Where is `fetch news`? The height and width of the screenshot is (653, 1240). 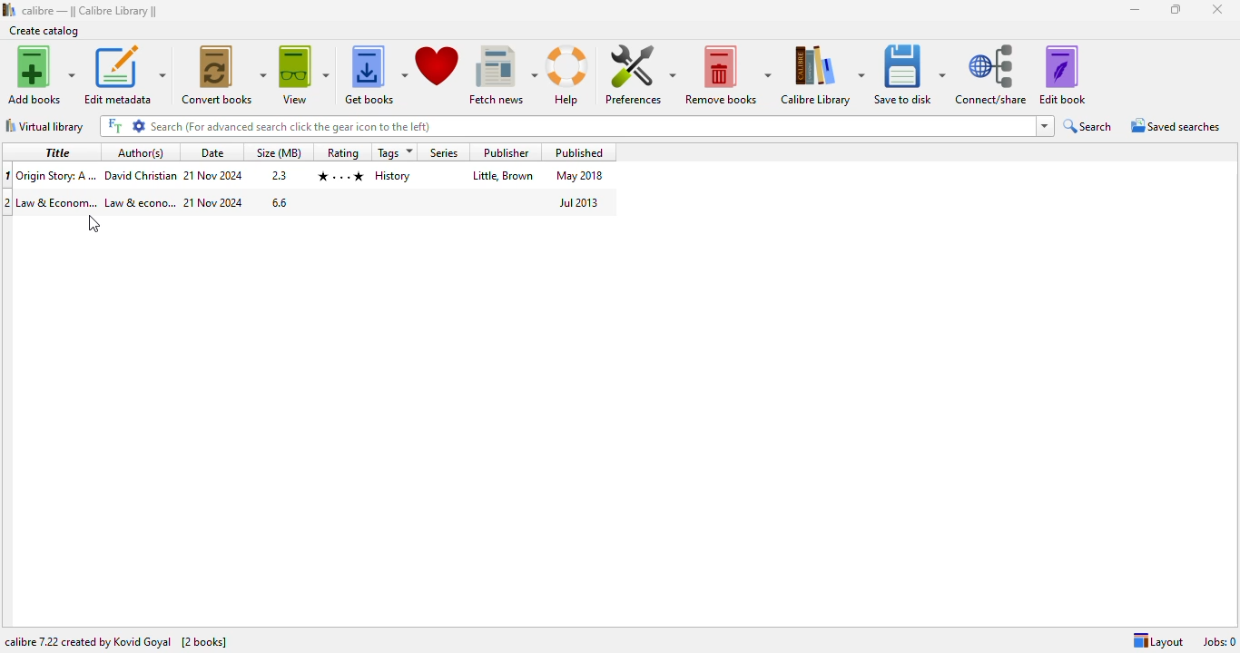
fetch news is located at coordinates (503, 75).